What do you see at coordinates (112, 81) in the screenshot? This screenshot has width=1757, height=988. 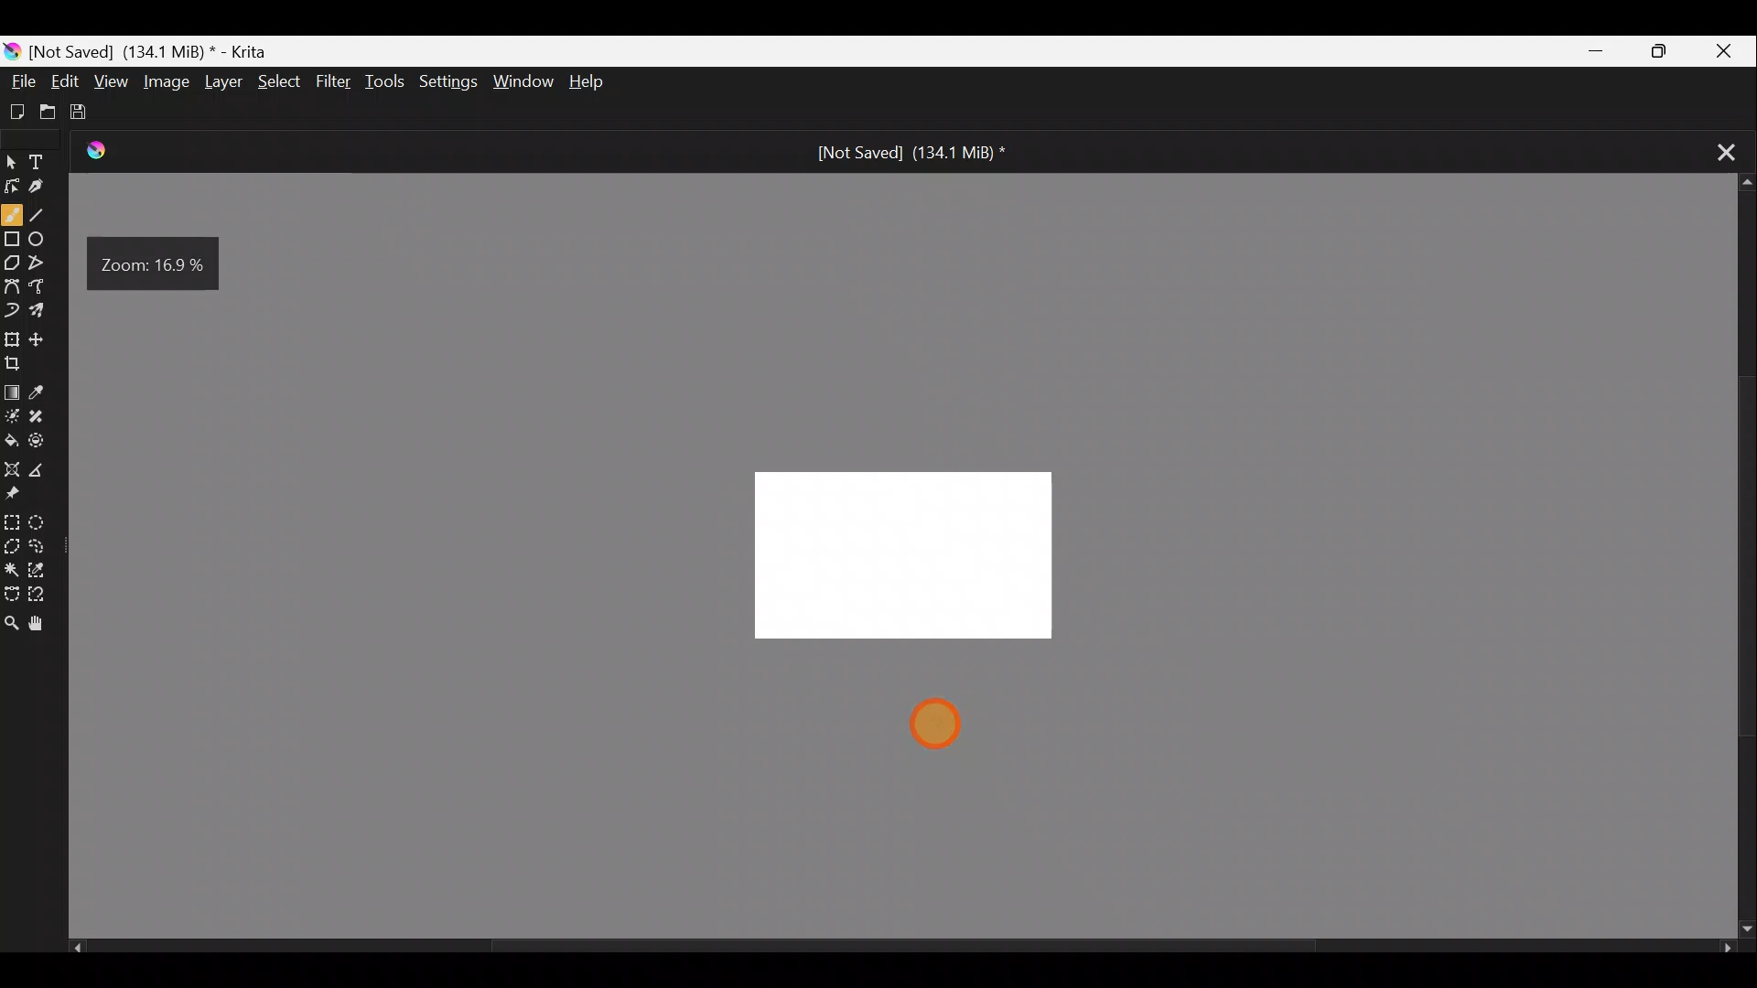 I see `View` at bounding box center [112, 81].